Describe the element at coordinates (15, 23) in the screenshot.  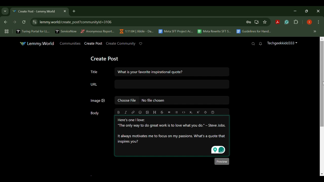
I see `Next Webpage` at that location.